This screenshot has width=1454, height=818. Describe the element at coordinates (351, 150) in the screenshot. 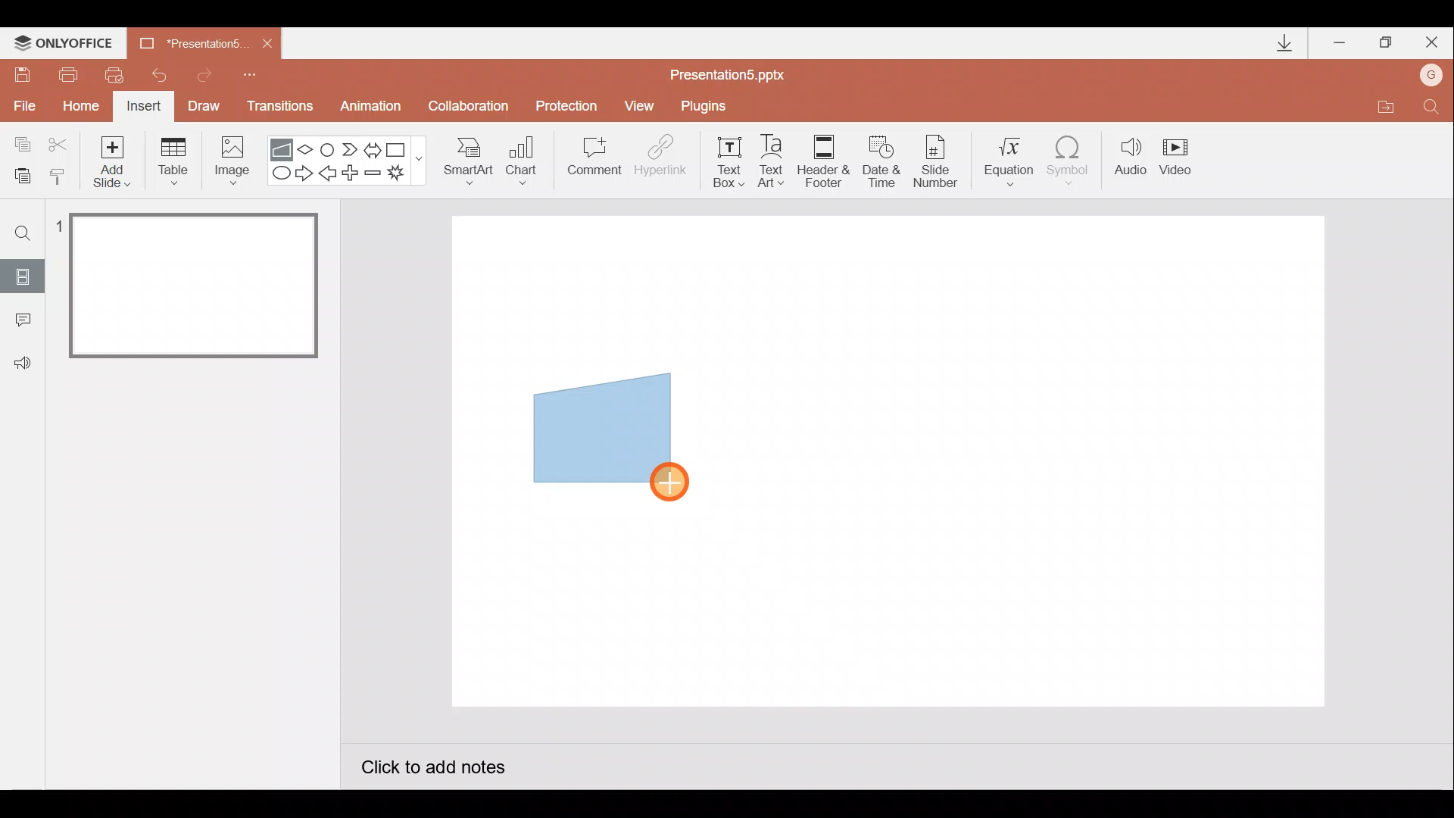

I see `Chevron` at that location.